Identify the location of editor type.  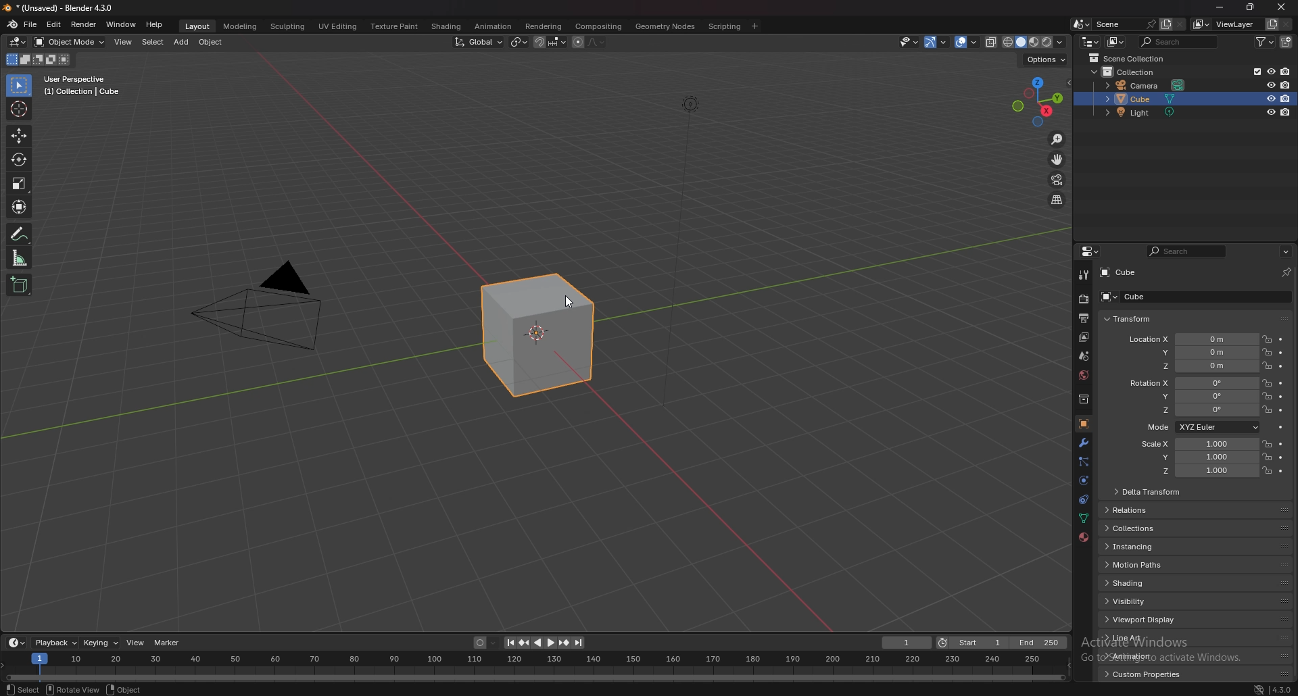
(1091, 42).